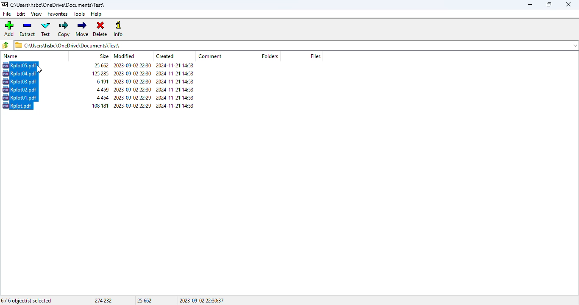 This screenshot has width=579, height=305. Describe the element at coordinates (27, 301) in the screenshot. I see `6/6 object(s) selected` at that location.